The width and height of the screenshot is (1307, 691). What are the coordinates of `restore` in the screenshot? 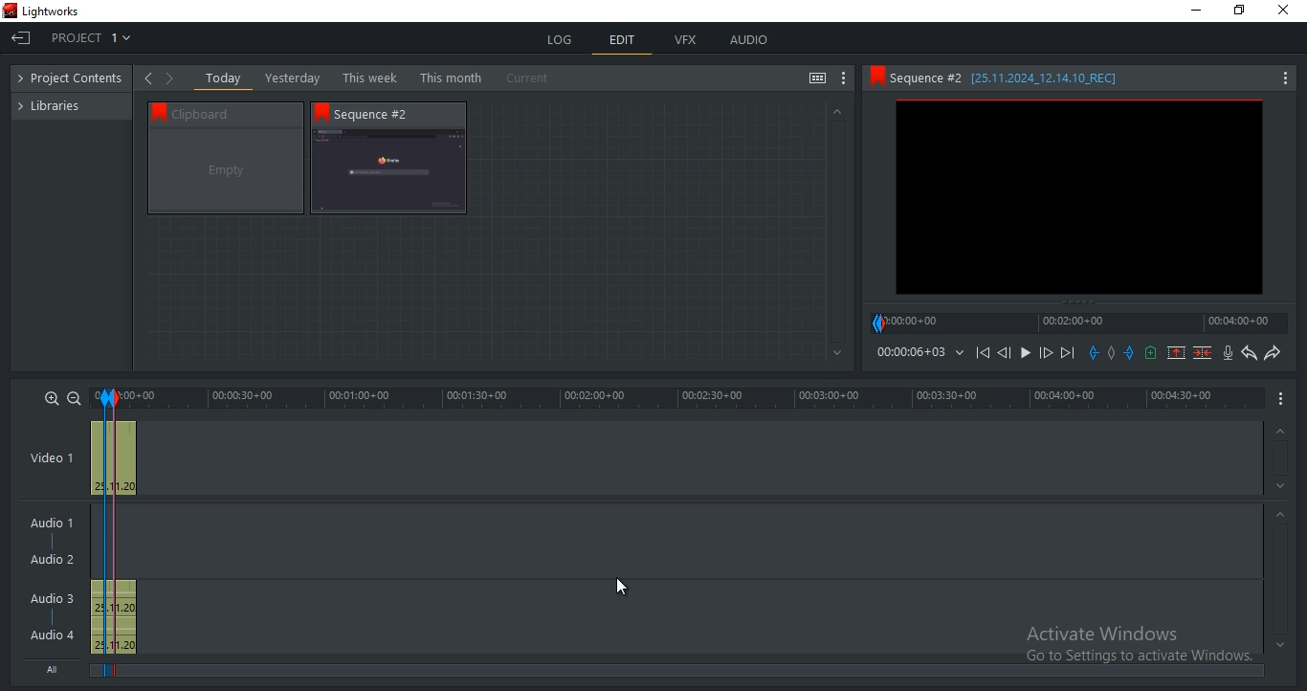 It's located at (1239, 11).